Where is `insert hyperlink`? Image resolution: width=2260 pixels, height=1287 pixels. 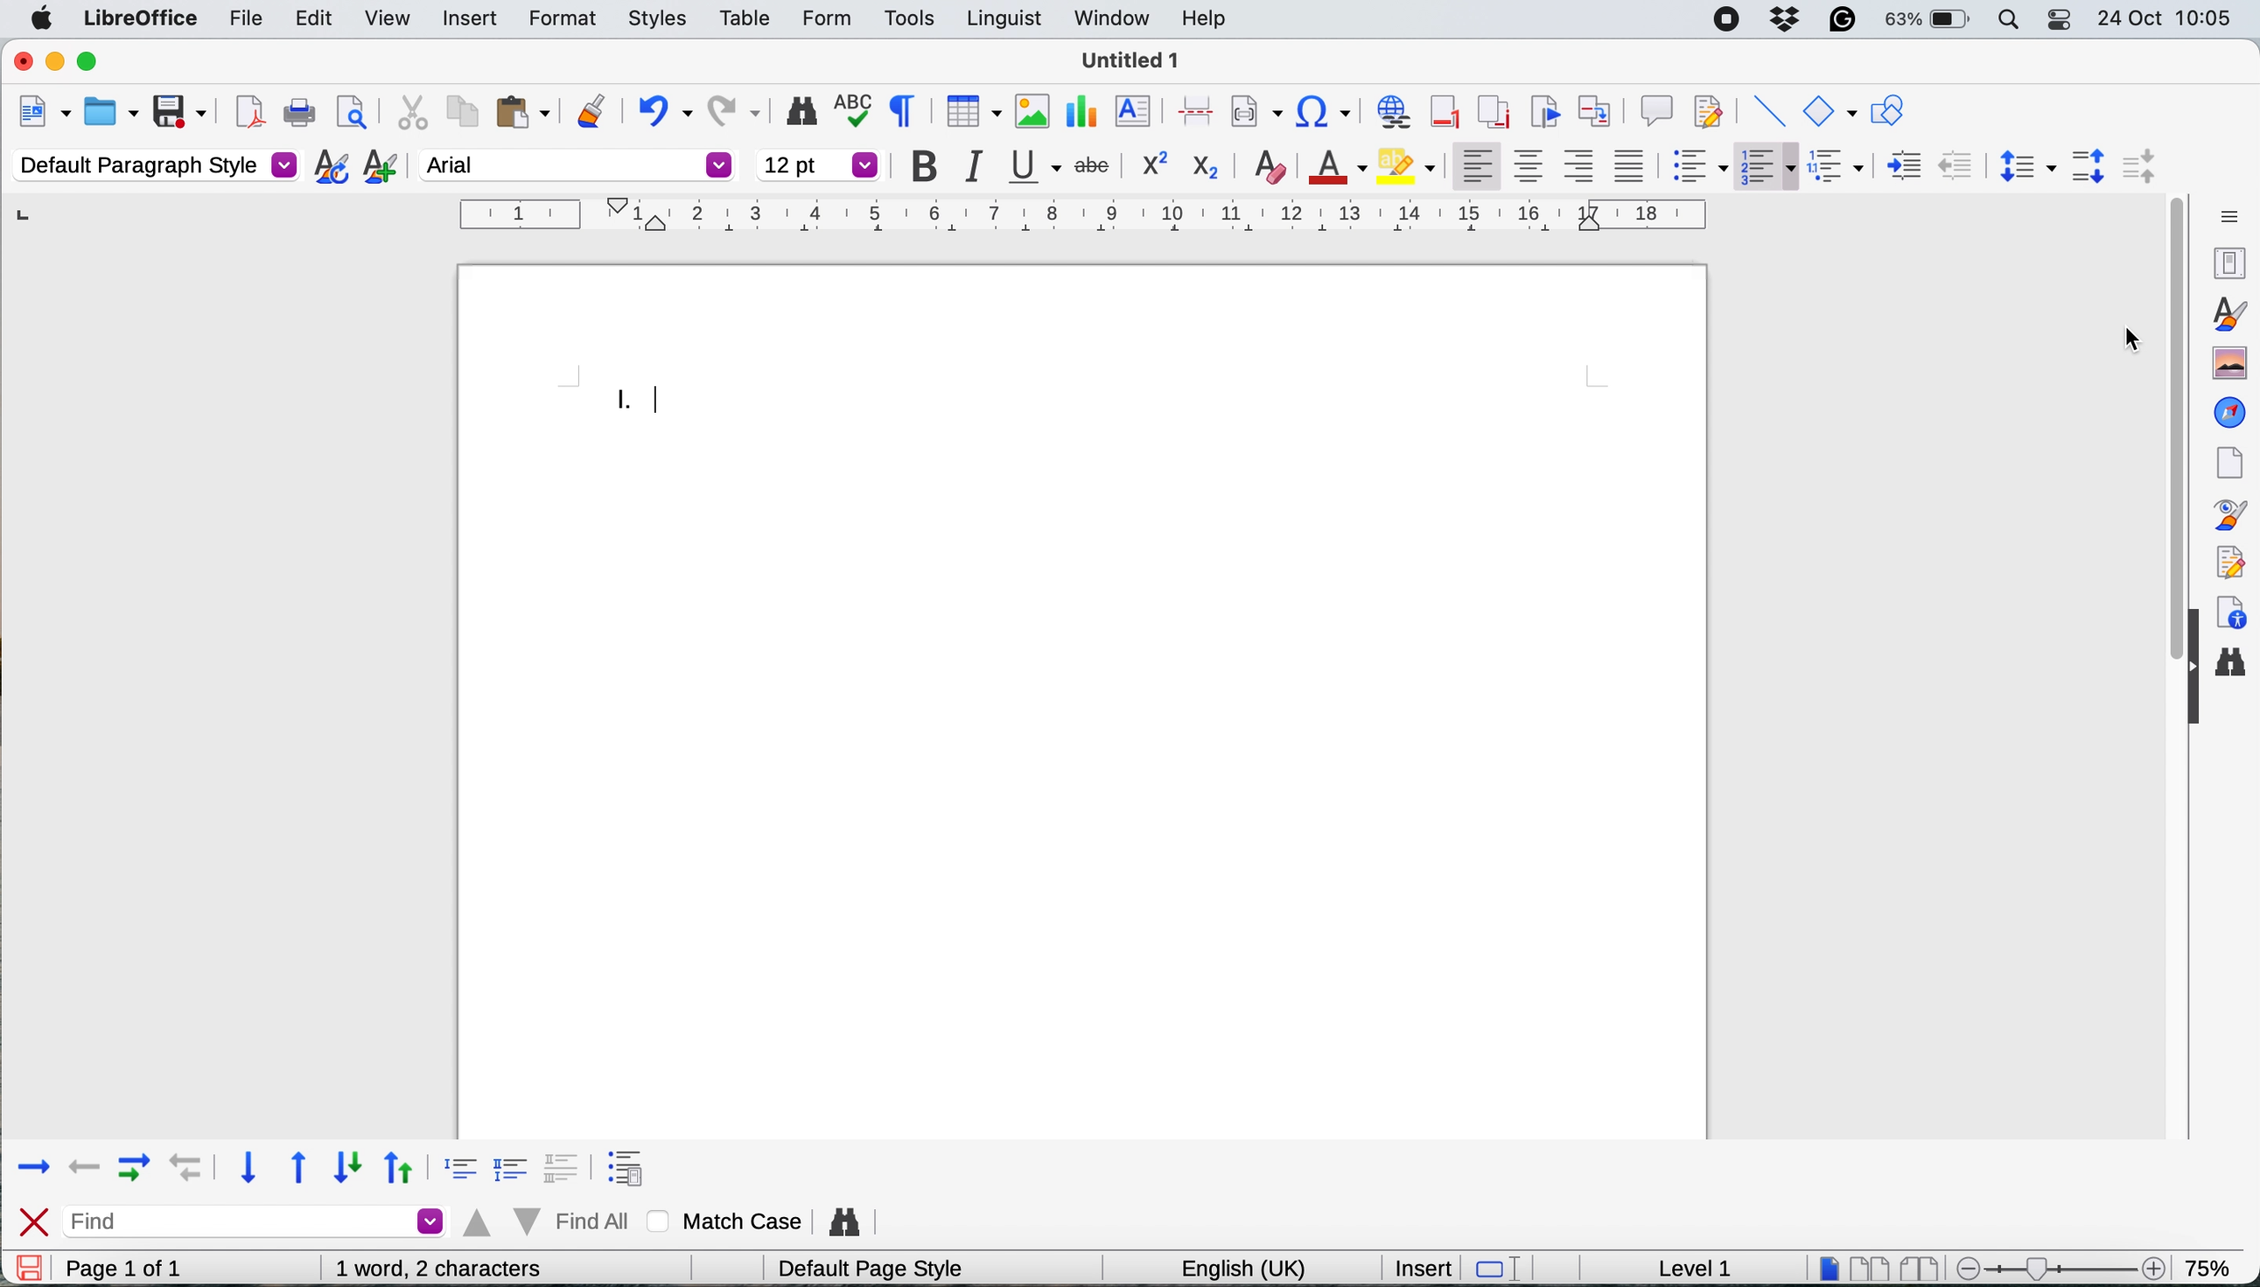
insert hyperlink is located at coordinates (1393, 113).